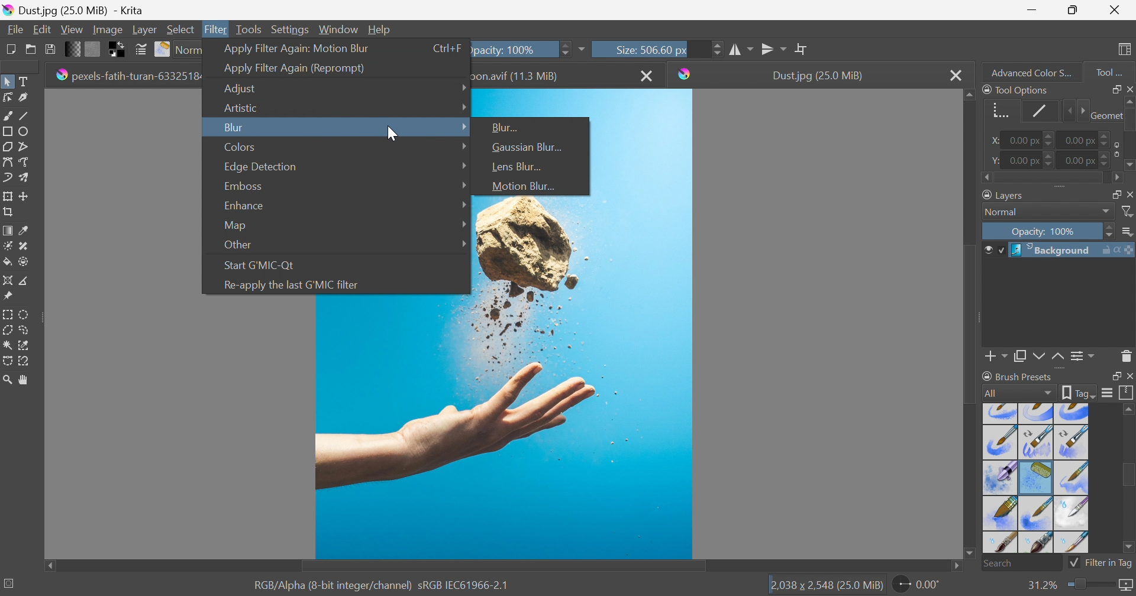  I want to click on Start G'MIC -Qt, so click(262, 264).